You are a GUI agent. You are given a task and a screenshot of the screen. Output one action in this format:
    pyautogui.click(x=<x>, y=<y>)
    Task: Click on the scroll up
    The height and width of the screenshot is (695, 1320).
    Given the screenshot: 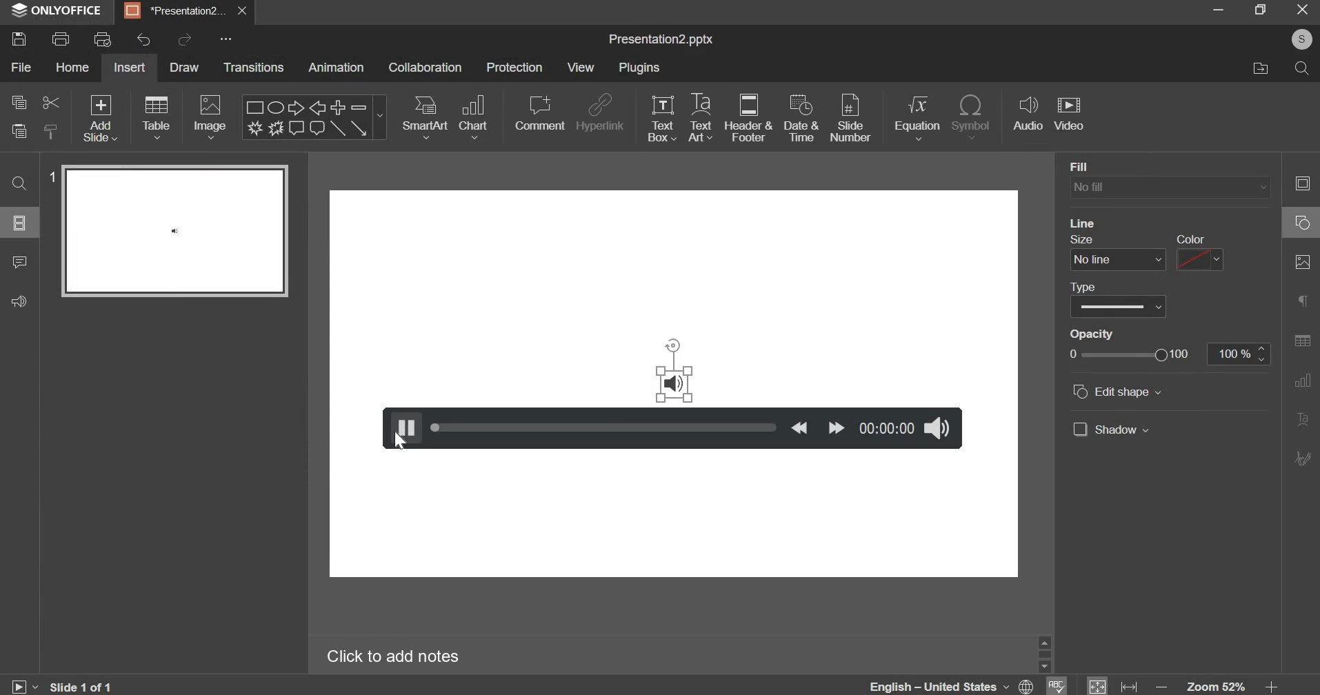 What is the action you would take?
    pyautogui.click(x=1044, y=643)
    